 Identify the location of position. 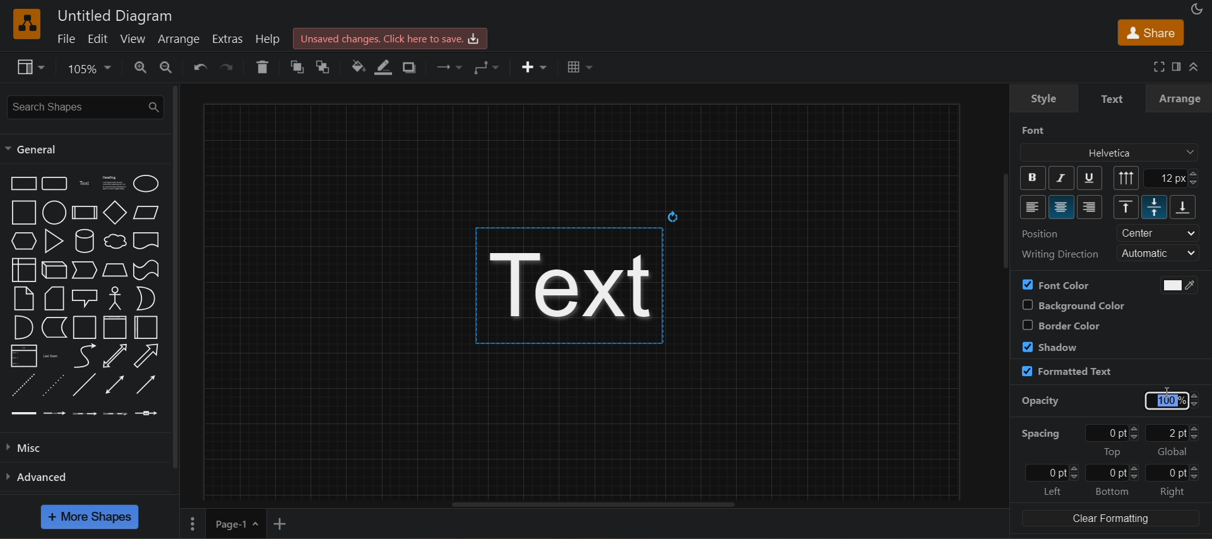
(1042, 234).